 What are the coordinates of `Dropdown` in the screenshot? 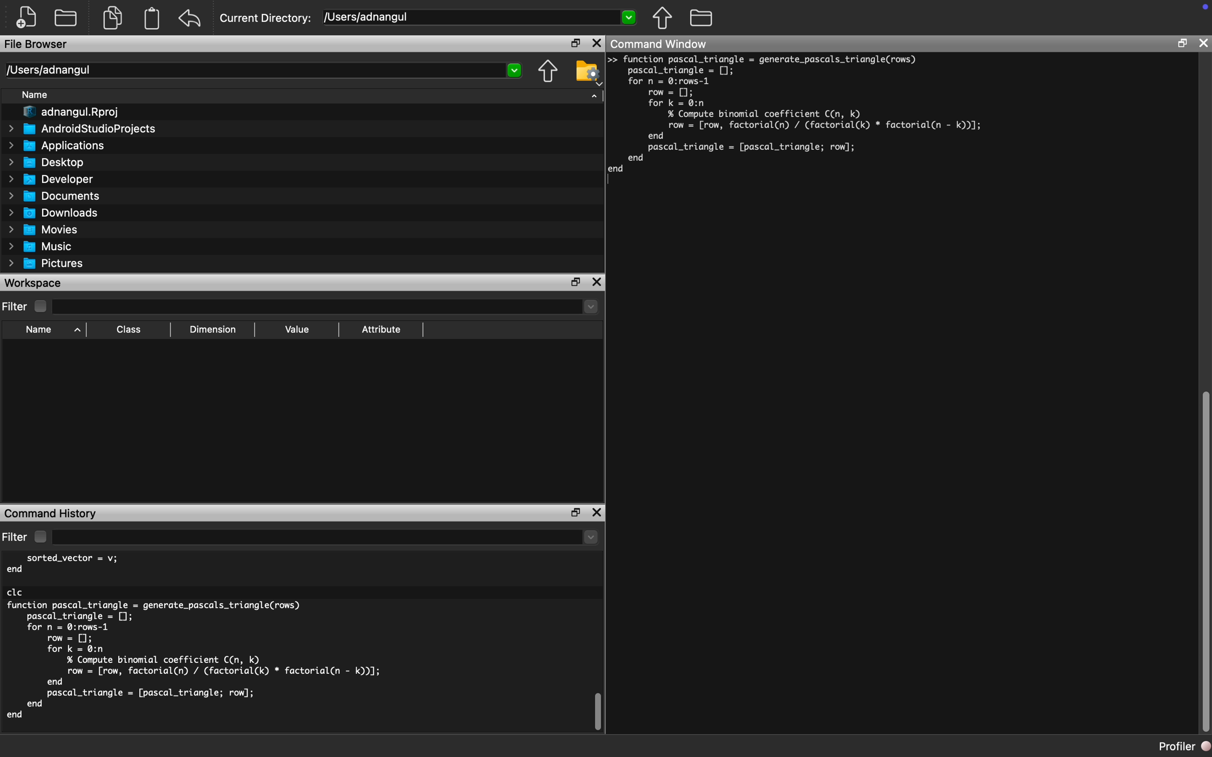 It's located at (326, 538).